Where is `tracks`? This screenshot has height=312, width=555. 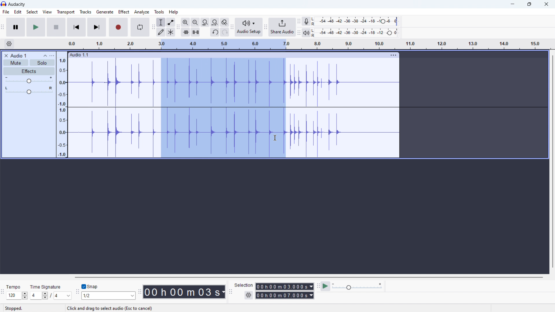
tracks is located at coordinates (85, 12).